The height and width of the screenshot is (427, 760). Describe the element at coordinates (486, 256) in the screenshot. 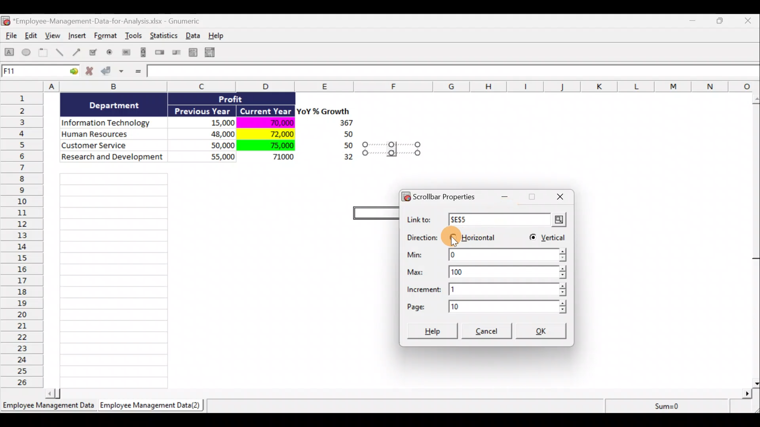

I see `Minimum value` at that location.